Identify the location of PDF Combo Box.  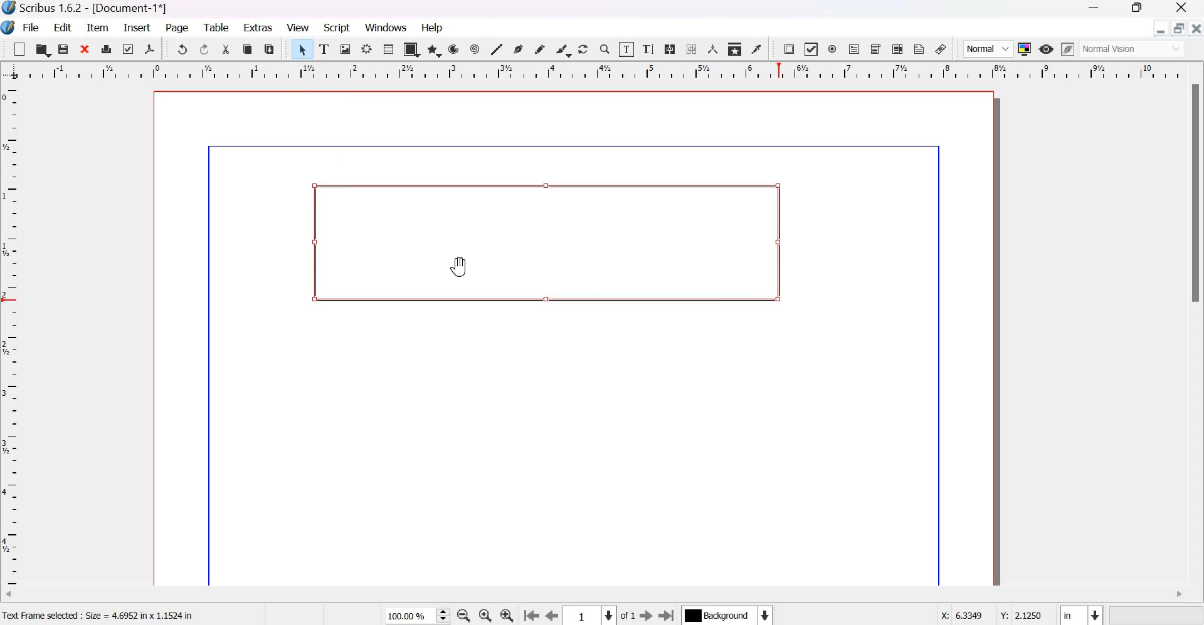
(877, 49).